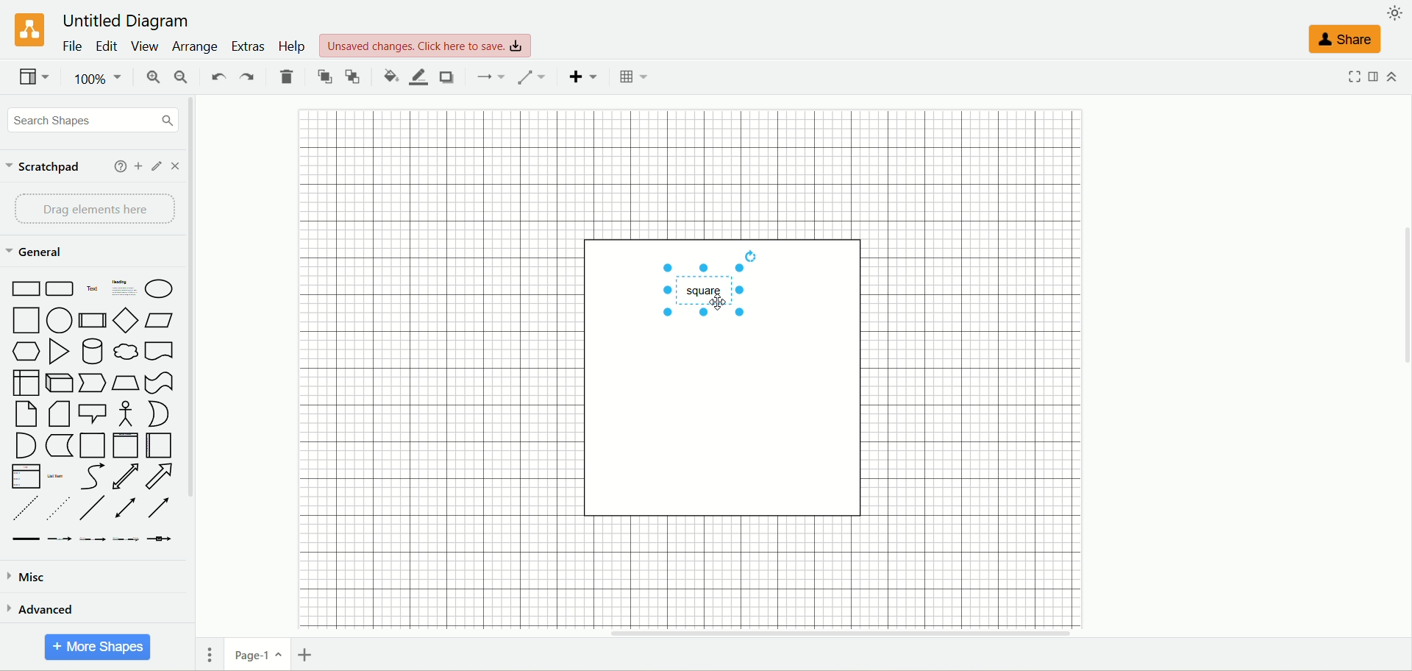  I want to click on cursor, so click(716, 305).